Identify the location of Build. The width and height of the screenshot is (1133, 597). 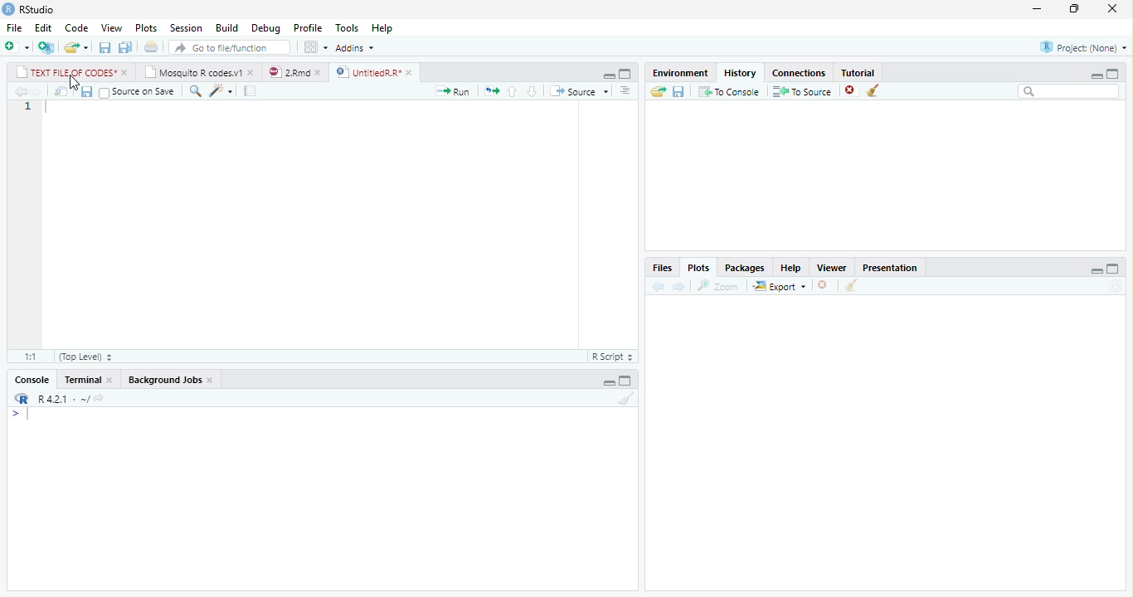
(227, 28).